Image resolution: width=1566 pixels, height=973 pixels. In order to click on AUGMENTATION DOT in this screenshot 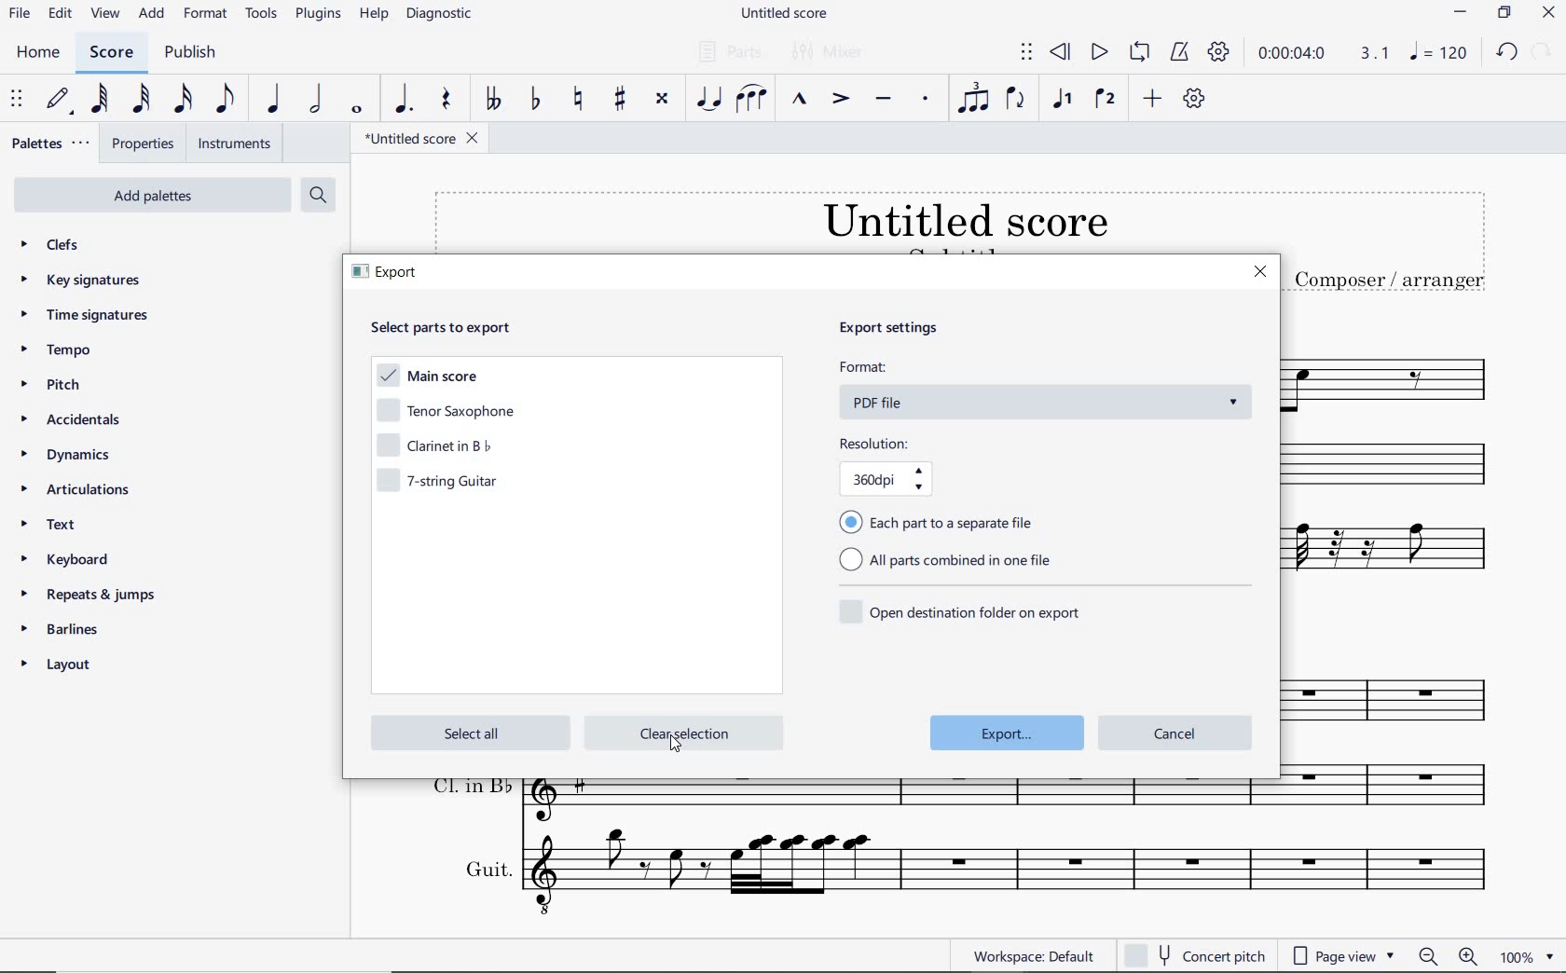, I will do `click(404, 102)`.